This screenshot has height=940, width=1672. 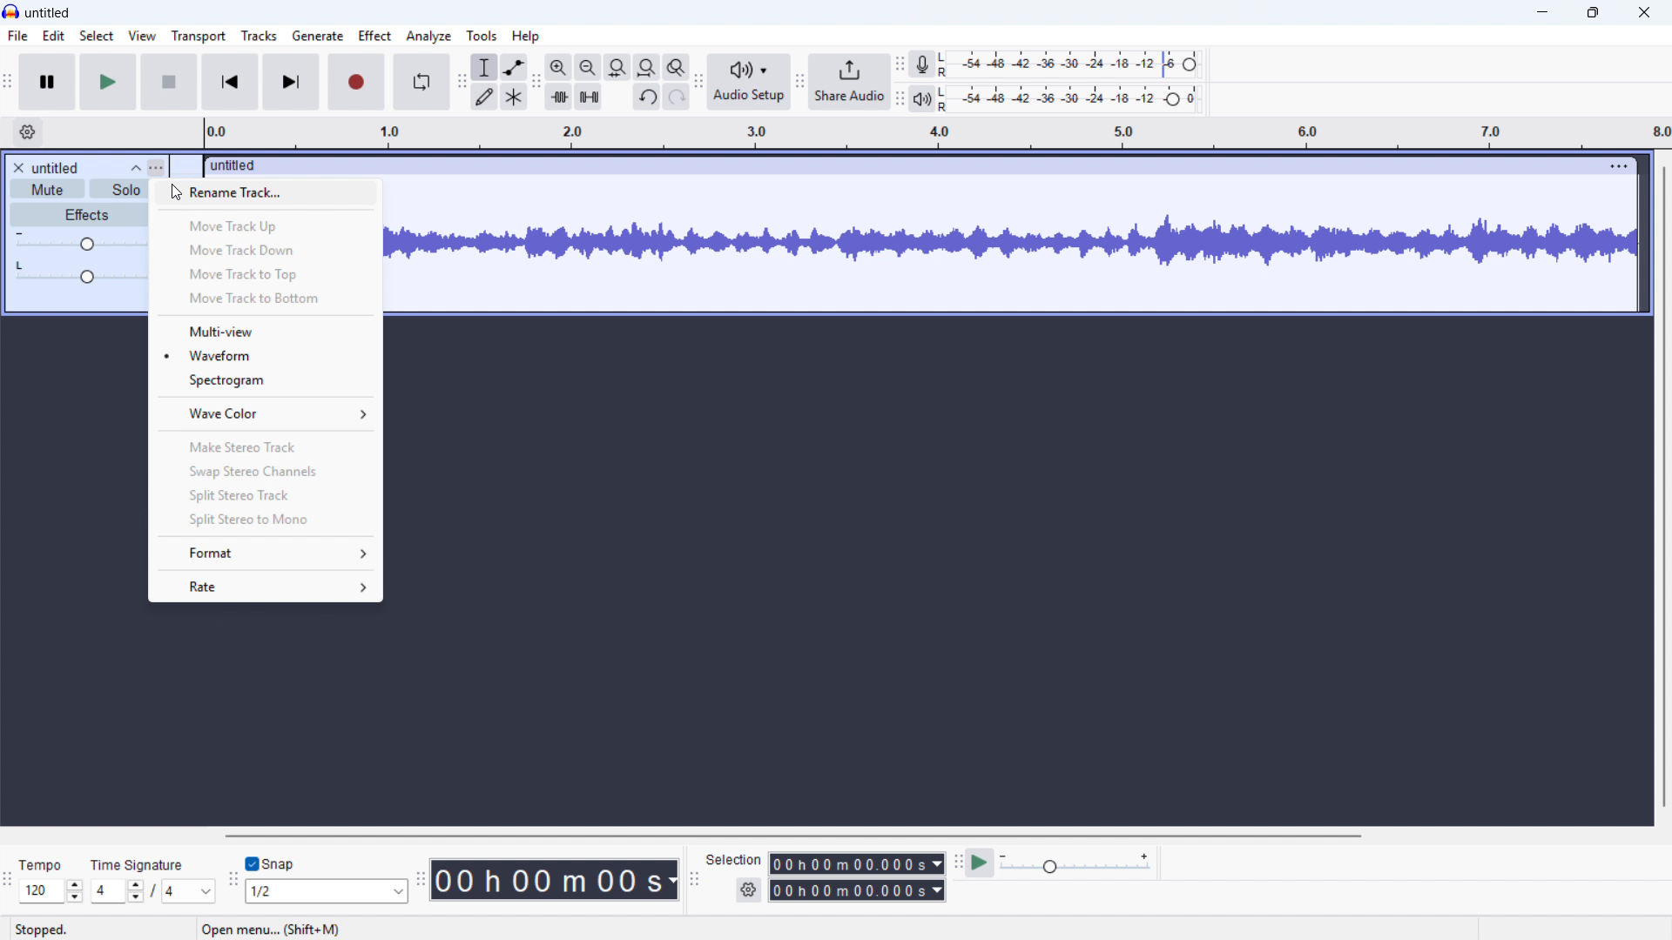 I want to click on Gain , so click(x=79, y=239).